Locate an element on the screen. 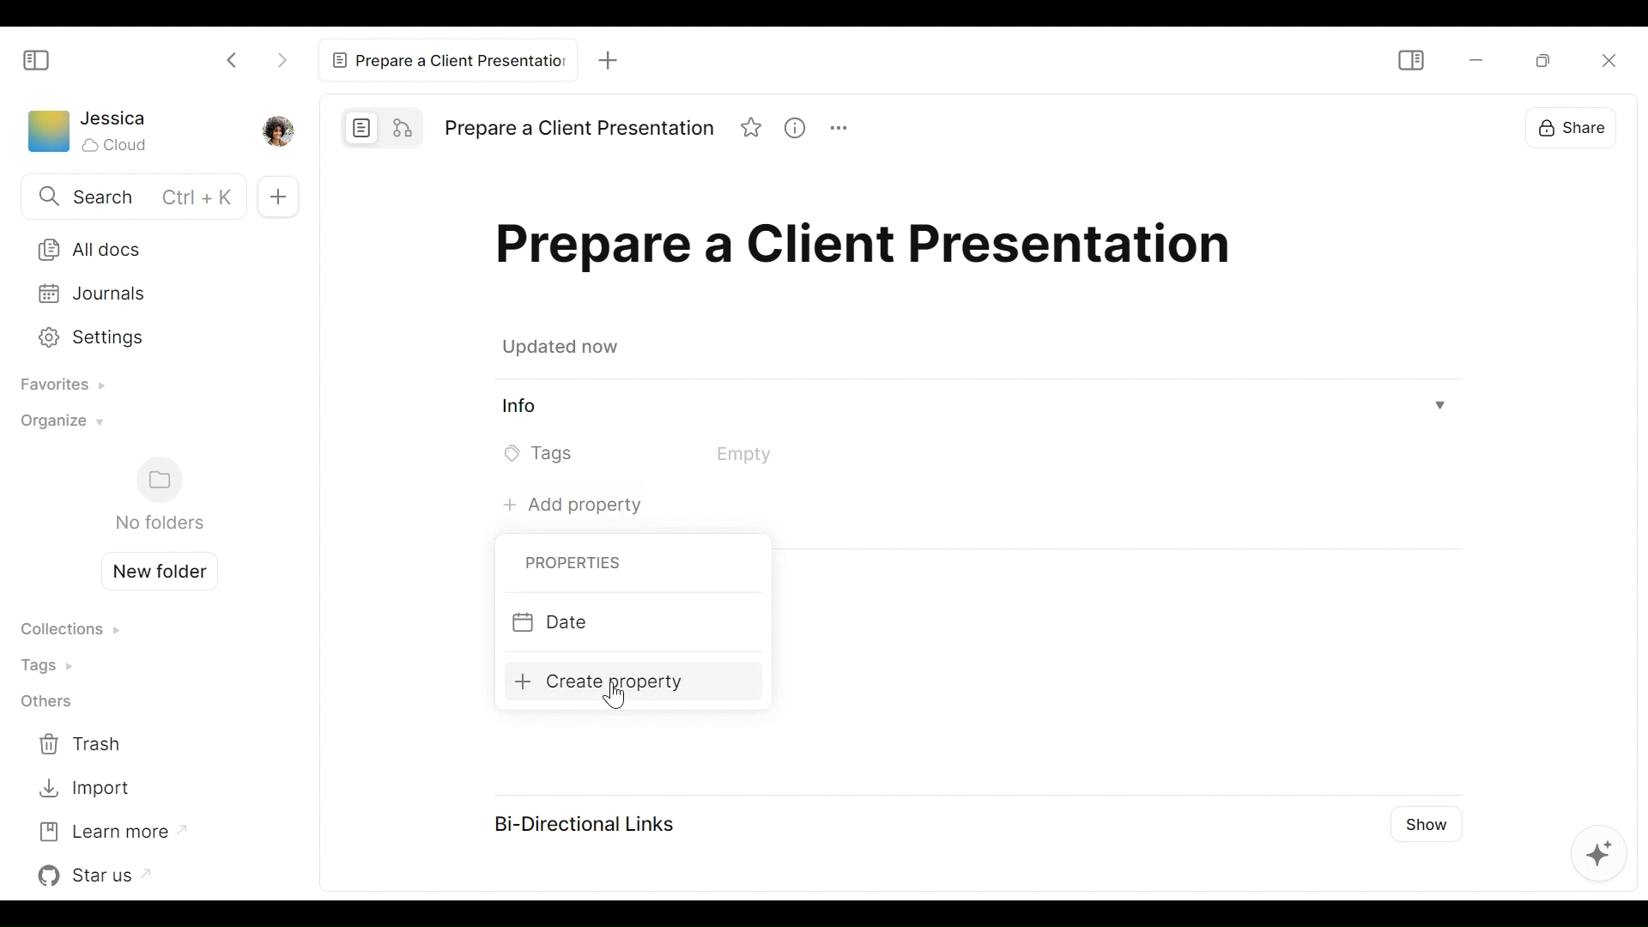  View Information is located at coordinates (975, 408).